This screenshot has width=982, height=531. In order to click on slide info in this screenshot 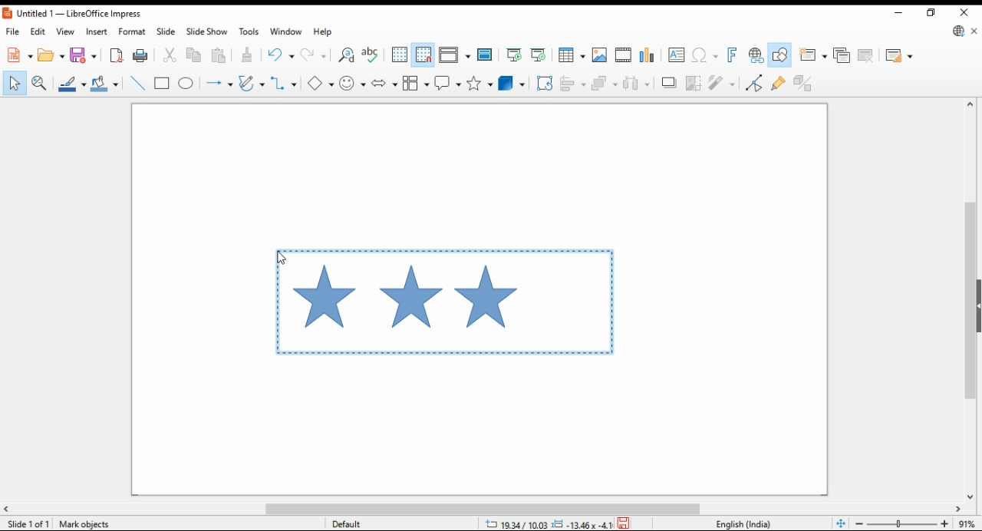, I will do `click(31, 522)`.